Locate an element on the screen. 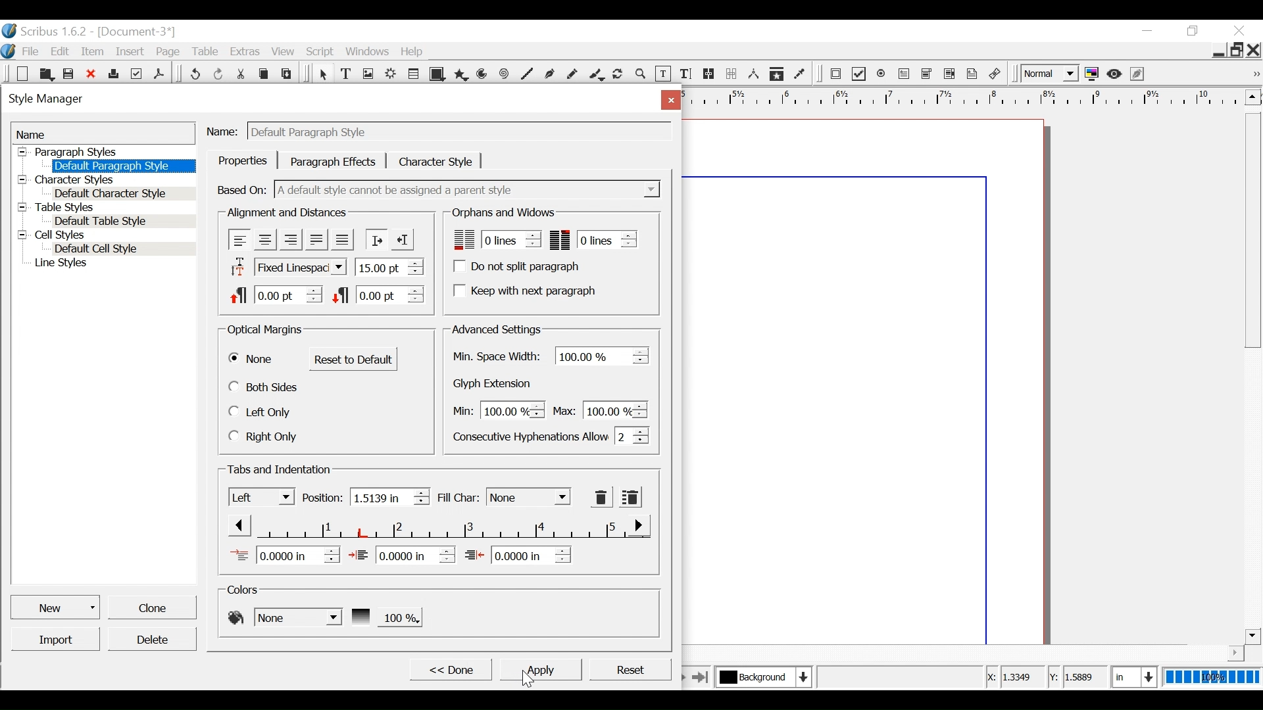 The image size is (1263, 710). link text frames is located at coordinates (709, 74).